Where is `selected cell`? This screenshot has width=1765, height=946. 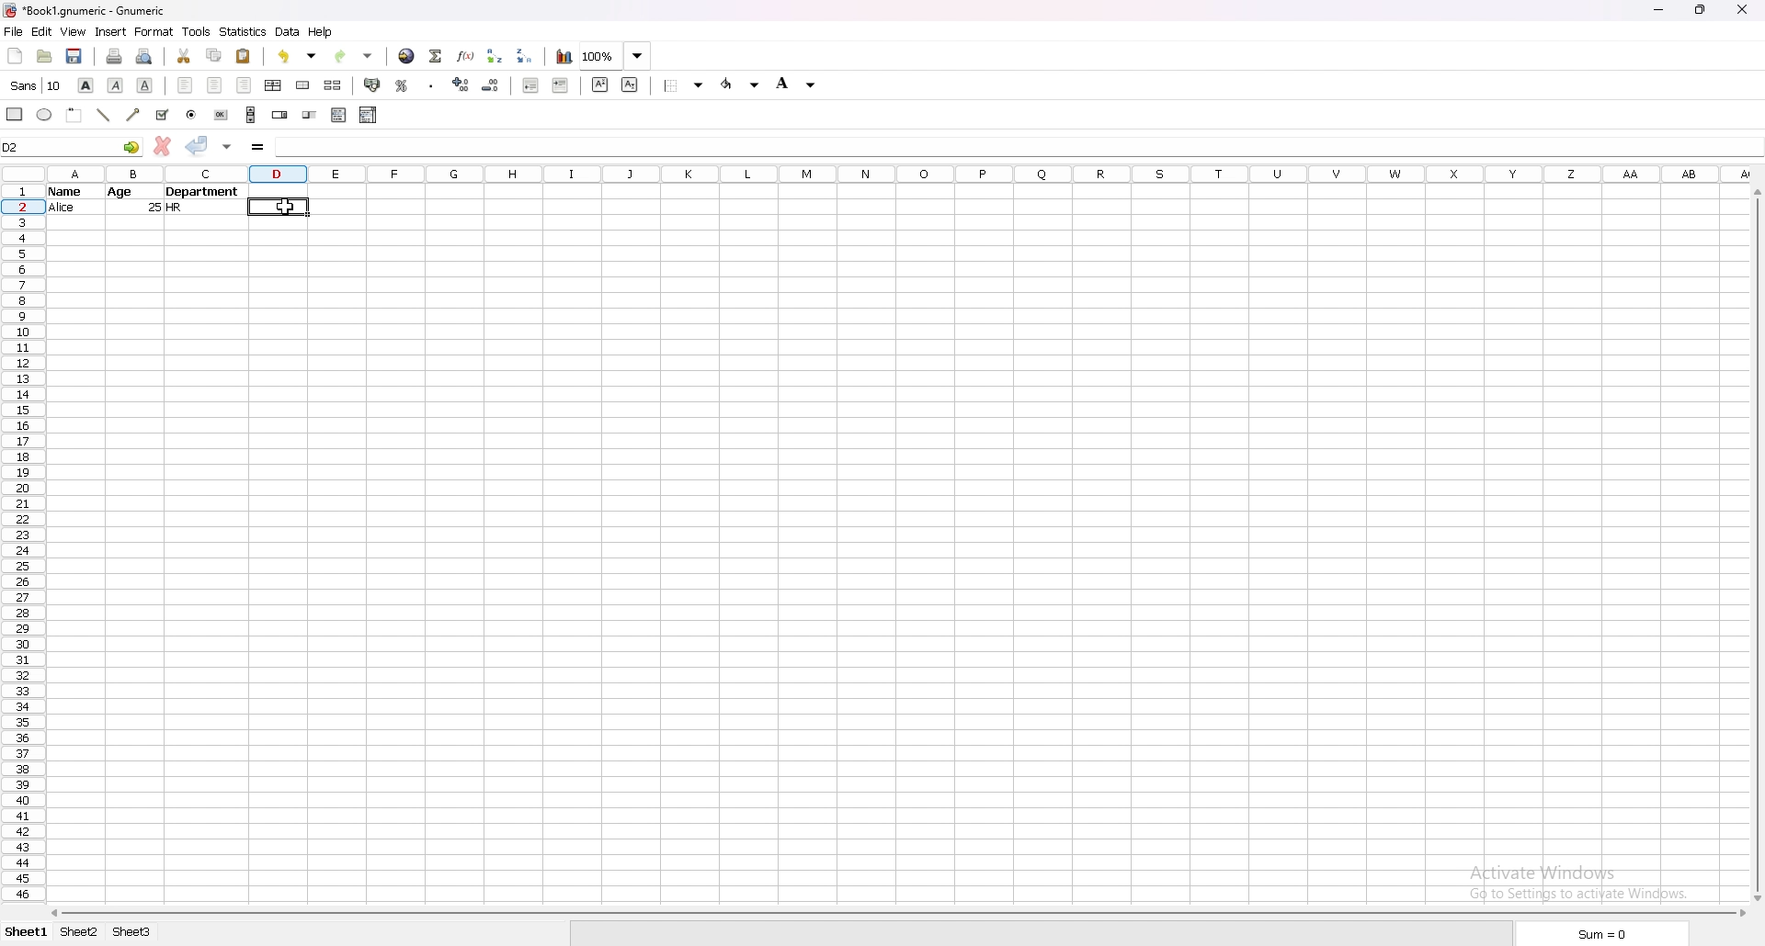
selected cell is located at coordinates (1016, 148).